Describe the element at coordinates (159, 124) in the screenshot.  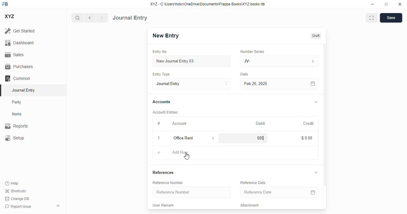
I see `#` at that location.